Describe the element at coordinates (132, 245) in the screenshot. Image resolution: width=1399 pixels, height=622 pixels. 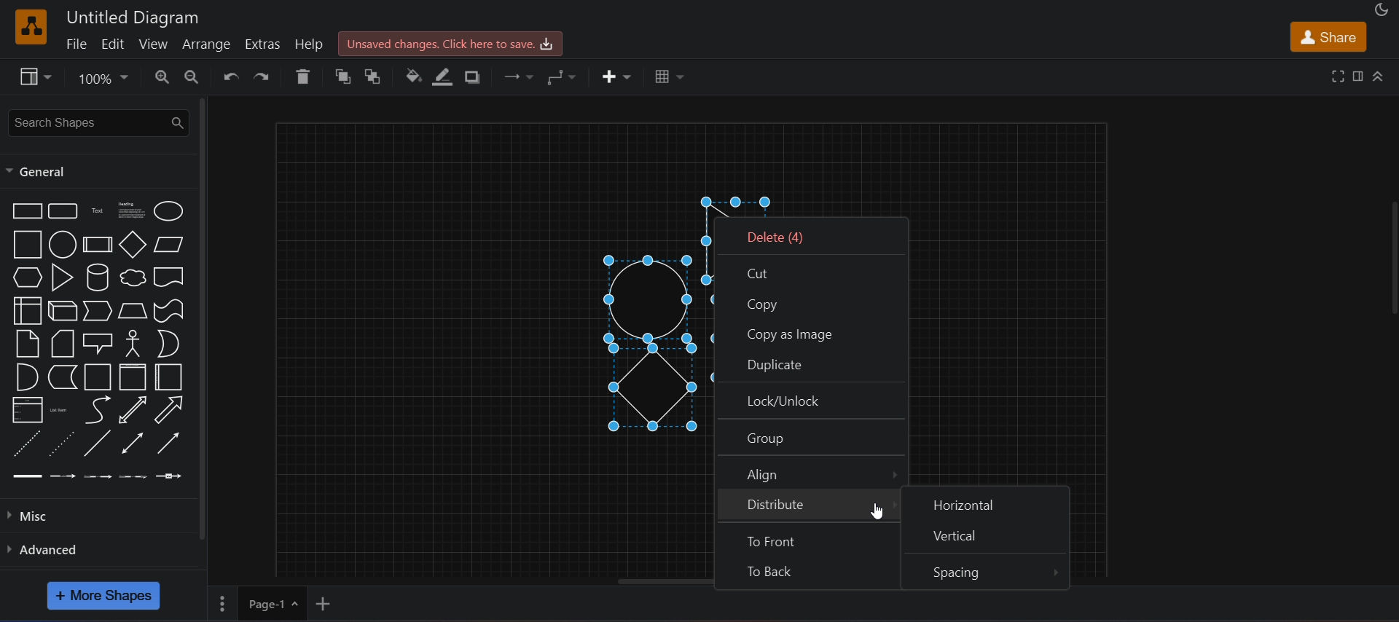
I see `diamond` at that location.